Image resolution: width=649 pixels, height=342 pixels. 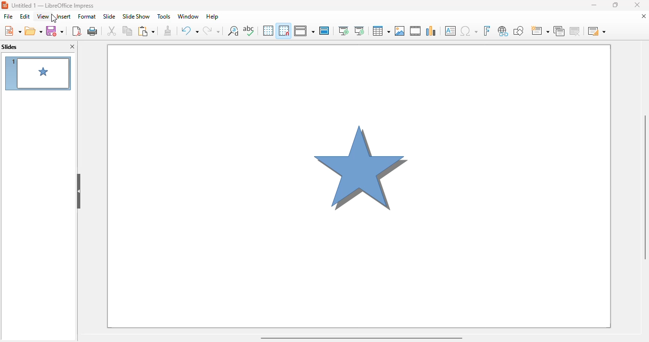 What do you see at coordinates (146, 31) in the screenshot?
I see `paste` at bounding box center [146, 31].